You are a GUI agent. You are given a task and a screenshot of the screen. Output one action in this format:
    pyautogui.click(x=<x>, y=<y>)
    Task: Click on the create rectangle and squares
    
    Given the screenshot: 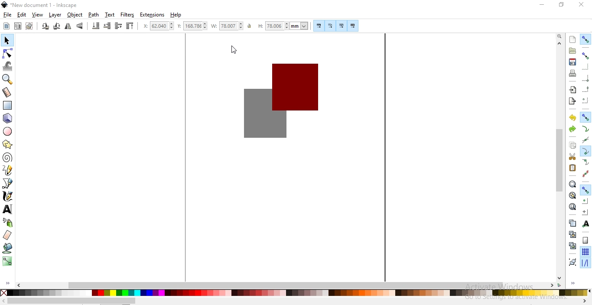 What is the action you would take?
    pyautogui.click(x=8, y=105)
    